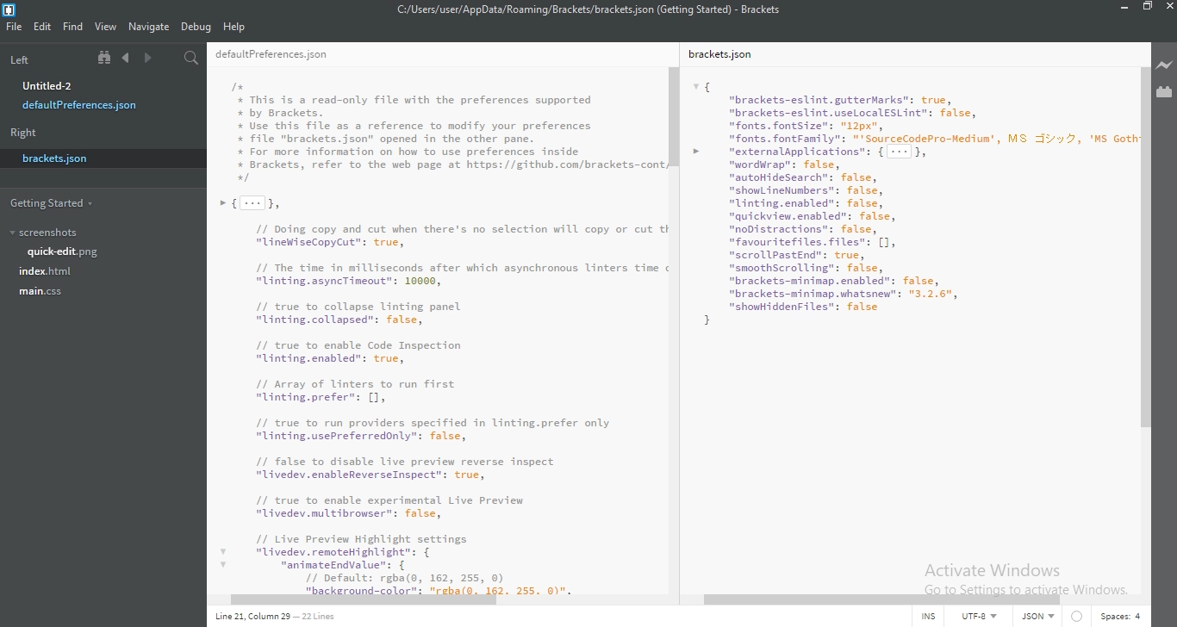 Image resolution: width=1177 pixels, height=627 pixels. I want to click on quick-edit.png, so click(64, 251).